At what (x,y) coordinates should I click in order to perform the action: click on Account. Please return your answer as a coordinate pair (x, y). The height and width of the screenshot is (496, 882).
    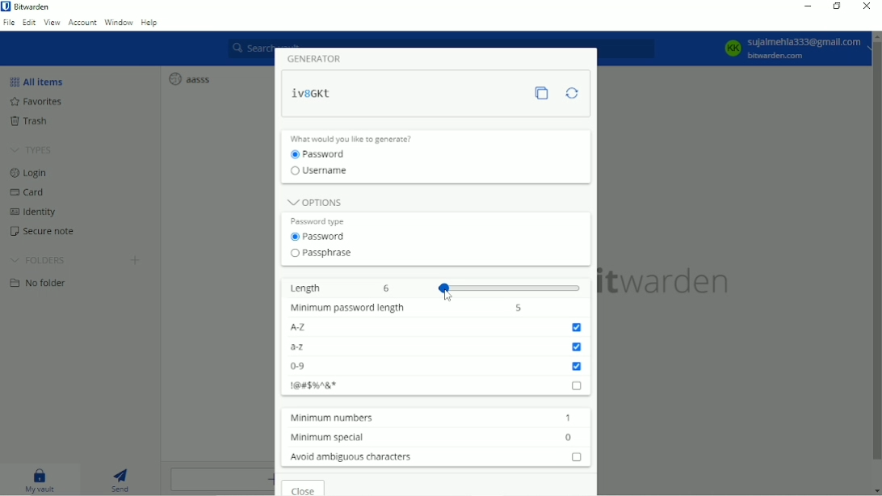
    Looking at the image, I should click on (790, 49).